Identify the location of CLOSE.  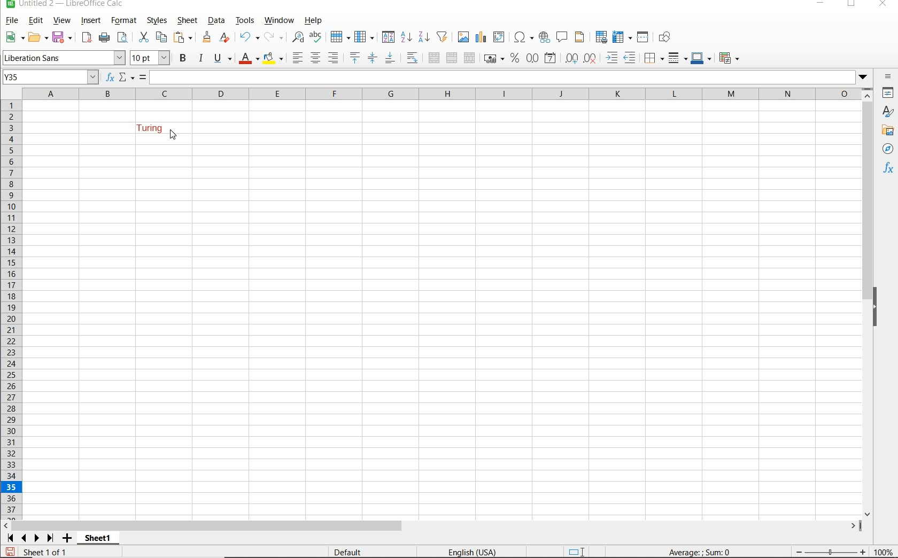
(885, 5).